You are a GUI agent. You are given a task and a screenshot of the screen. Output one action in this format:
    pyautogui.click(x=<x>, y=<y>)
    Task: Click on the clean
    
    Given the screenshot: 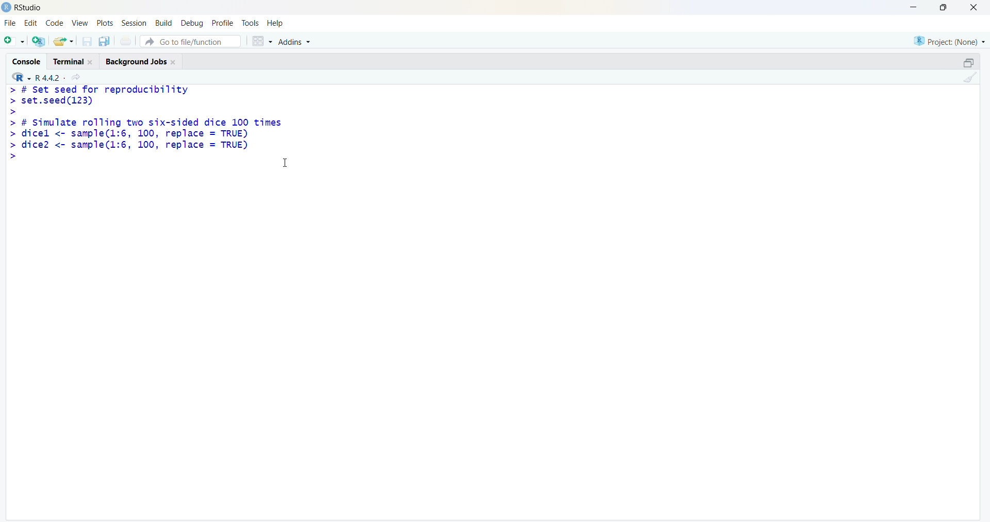 What is the action you would take?
    pyautogui.click(x=970, y=77)
    